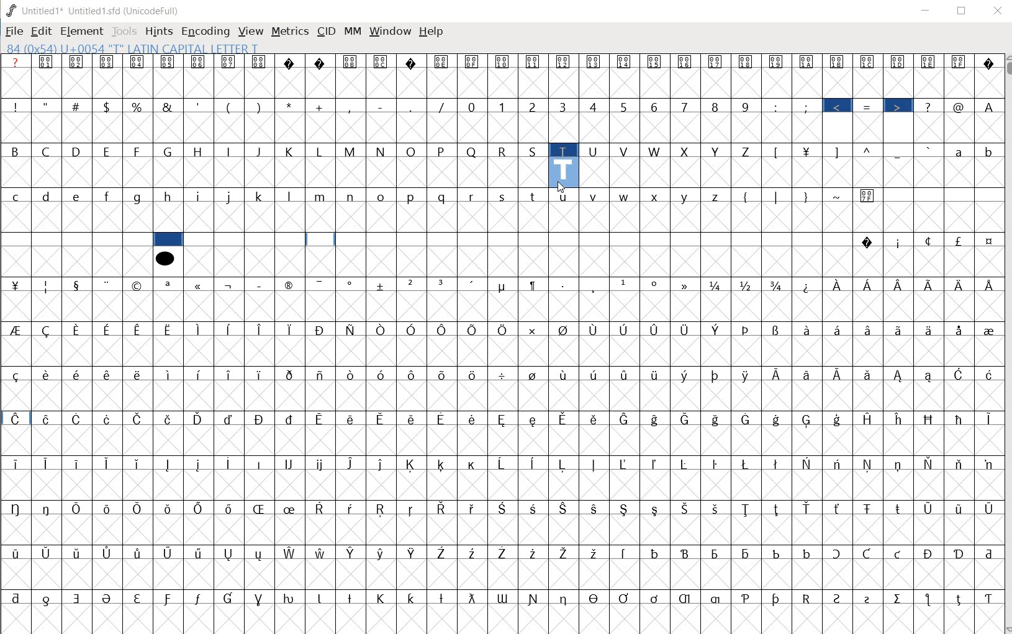 The width and height of the screenshot is (1012, 634). Describe the element at coordinates (870, 150) in the screenshot. I see `^` at that location.